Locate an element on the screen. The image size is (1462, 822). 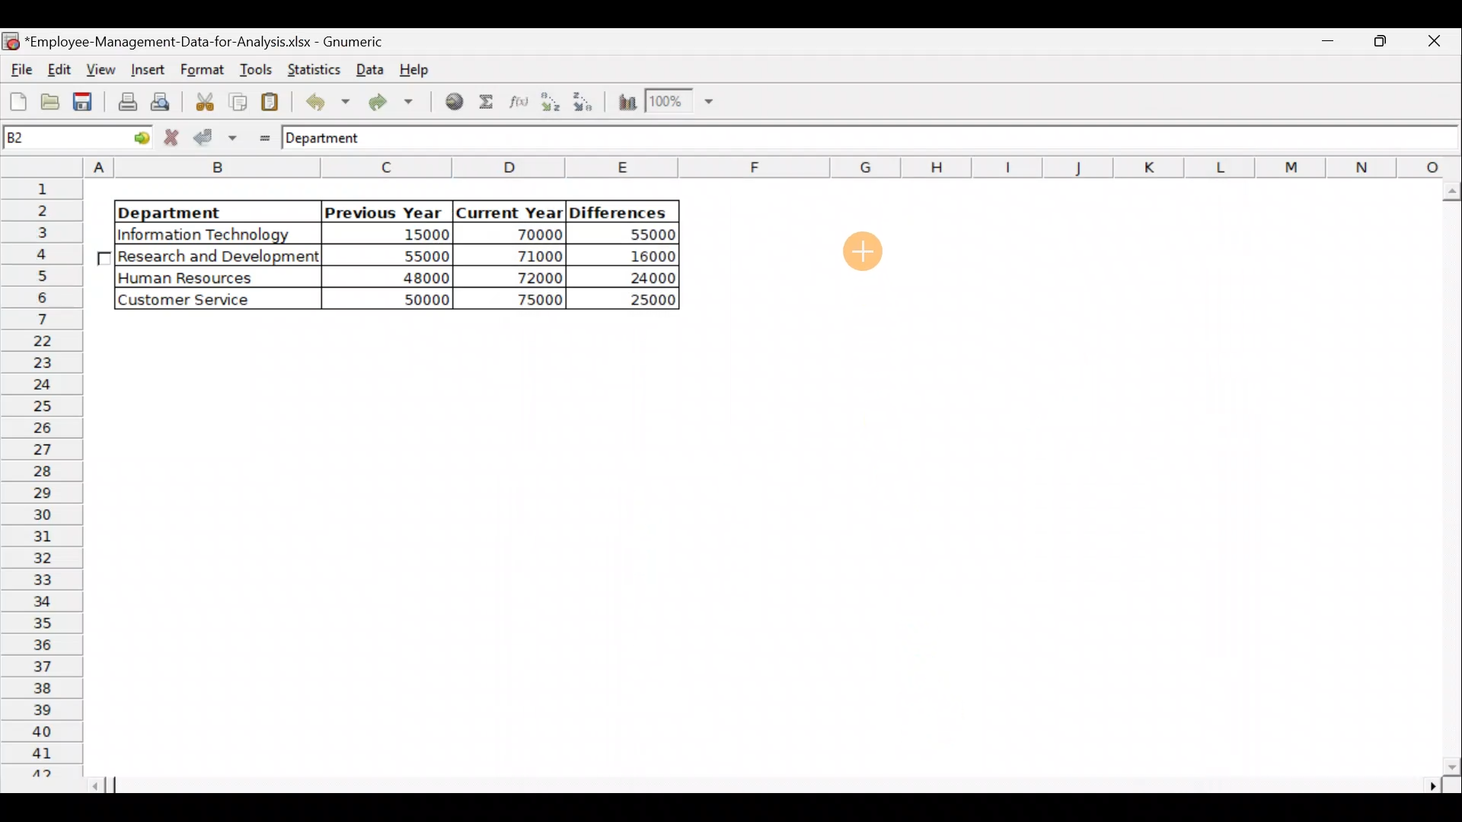
Customer Service is located at coordinates (202, 300).